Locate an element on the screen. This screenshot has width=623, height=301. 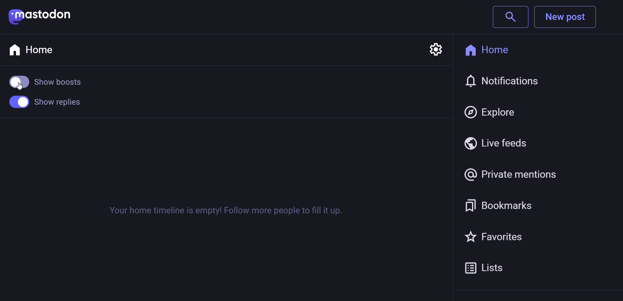
Your home timeline is empty! Follow more people to fill it up. is located at coordinates (224, 210).